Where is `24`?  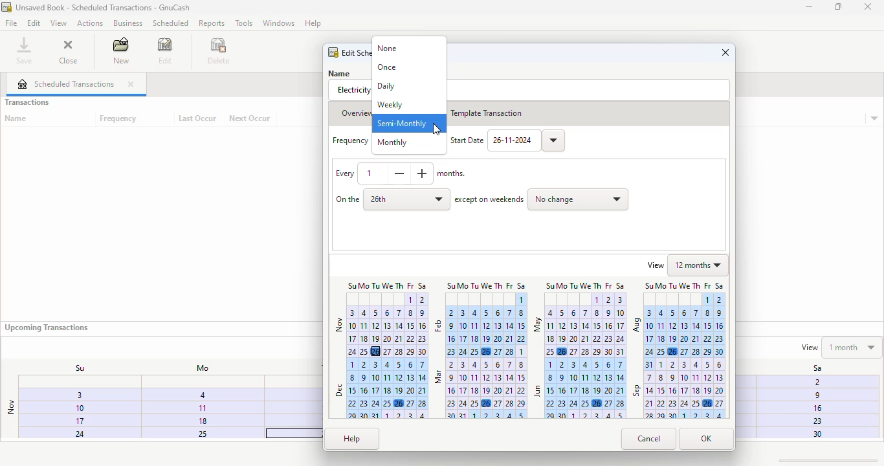
24 is located at coordinates (67, 434).